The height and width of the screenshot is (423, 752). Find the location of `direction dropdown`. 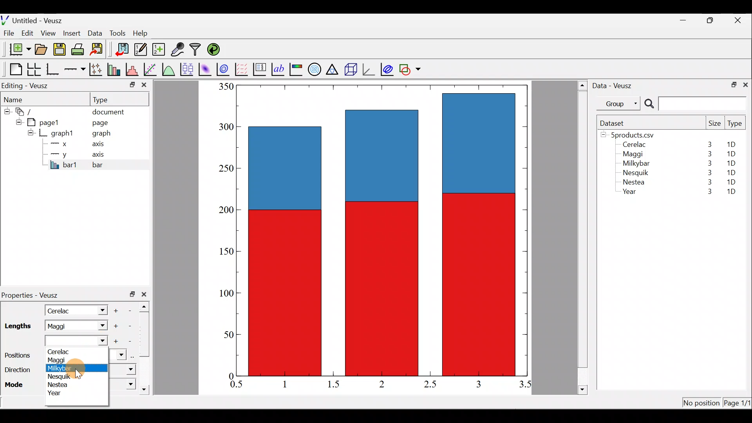

direction dropdown is located at coordinates (123, 370).